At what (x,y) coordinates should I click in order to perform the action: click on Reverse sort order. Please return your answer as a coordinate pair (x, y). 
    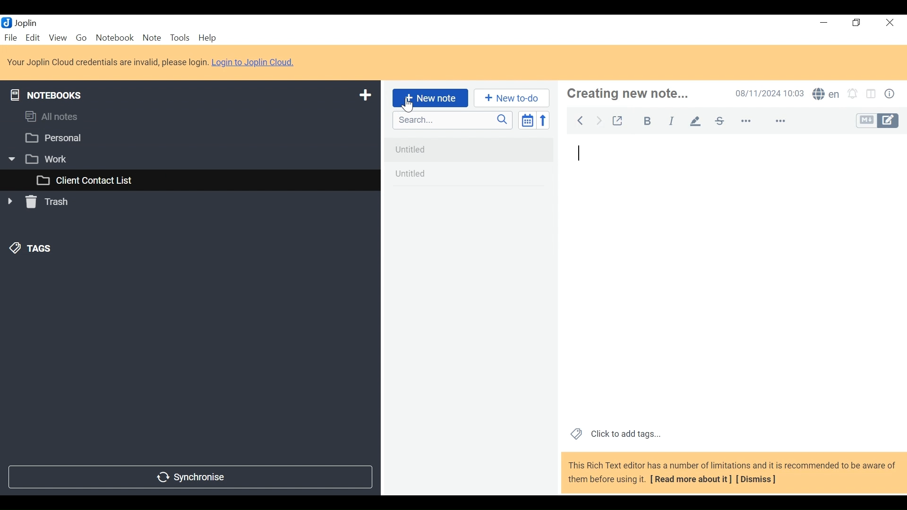
    Looking at the image, I should click on (542, 120).